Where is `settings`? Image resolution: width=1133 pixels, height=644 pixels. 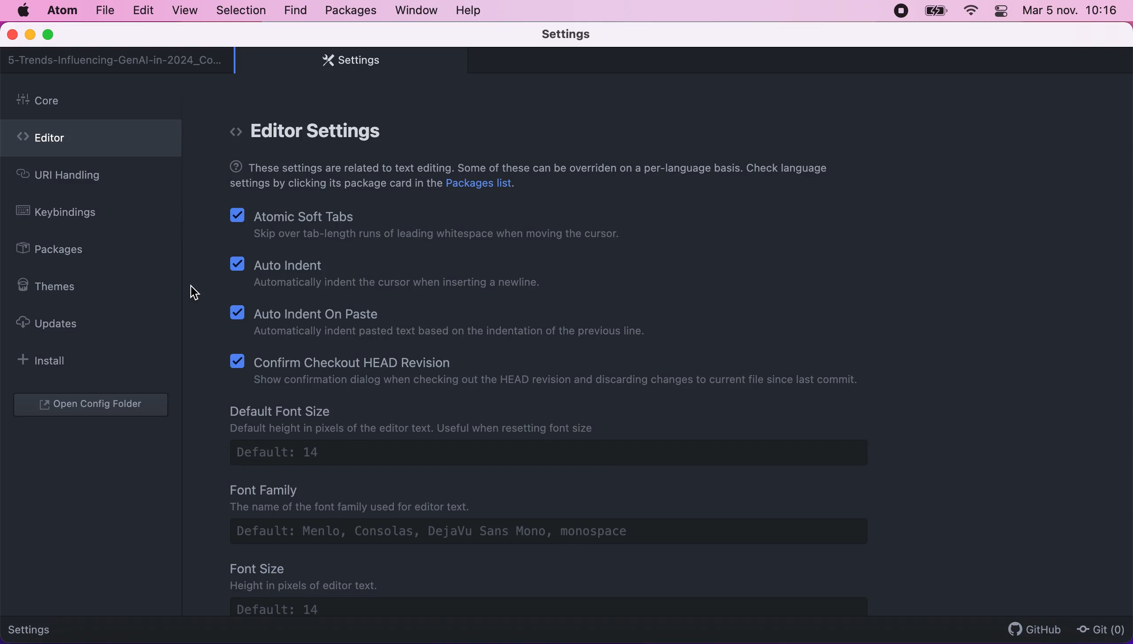 settings is located at coordinates (579, 35).